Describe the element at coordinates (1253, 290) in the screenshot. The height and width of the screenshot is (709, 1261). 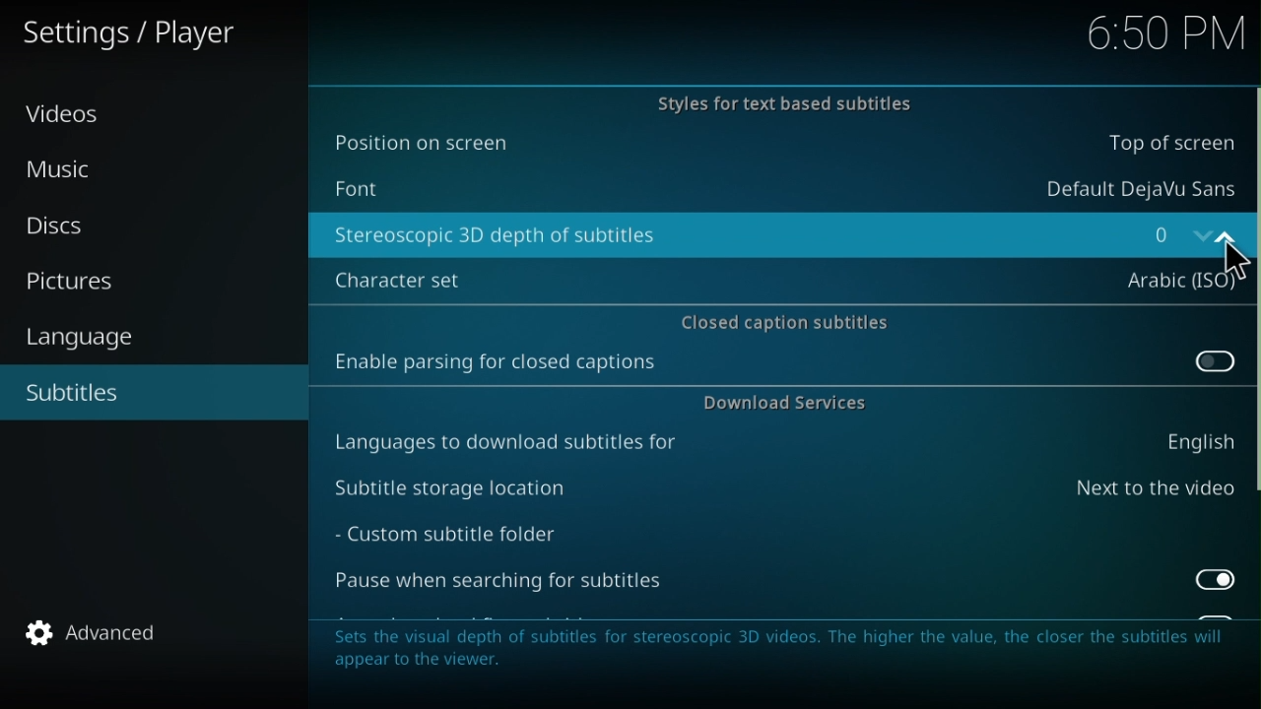
I see `Horizontally scroll` at that location.